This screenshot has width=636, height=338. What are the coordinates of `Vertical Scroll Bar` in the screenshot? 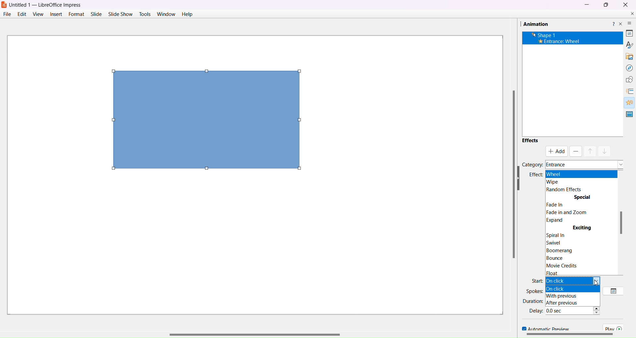 It's located at (509, 175).